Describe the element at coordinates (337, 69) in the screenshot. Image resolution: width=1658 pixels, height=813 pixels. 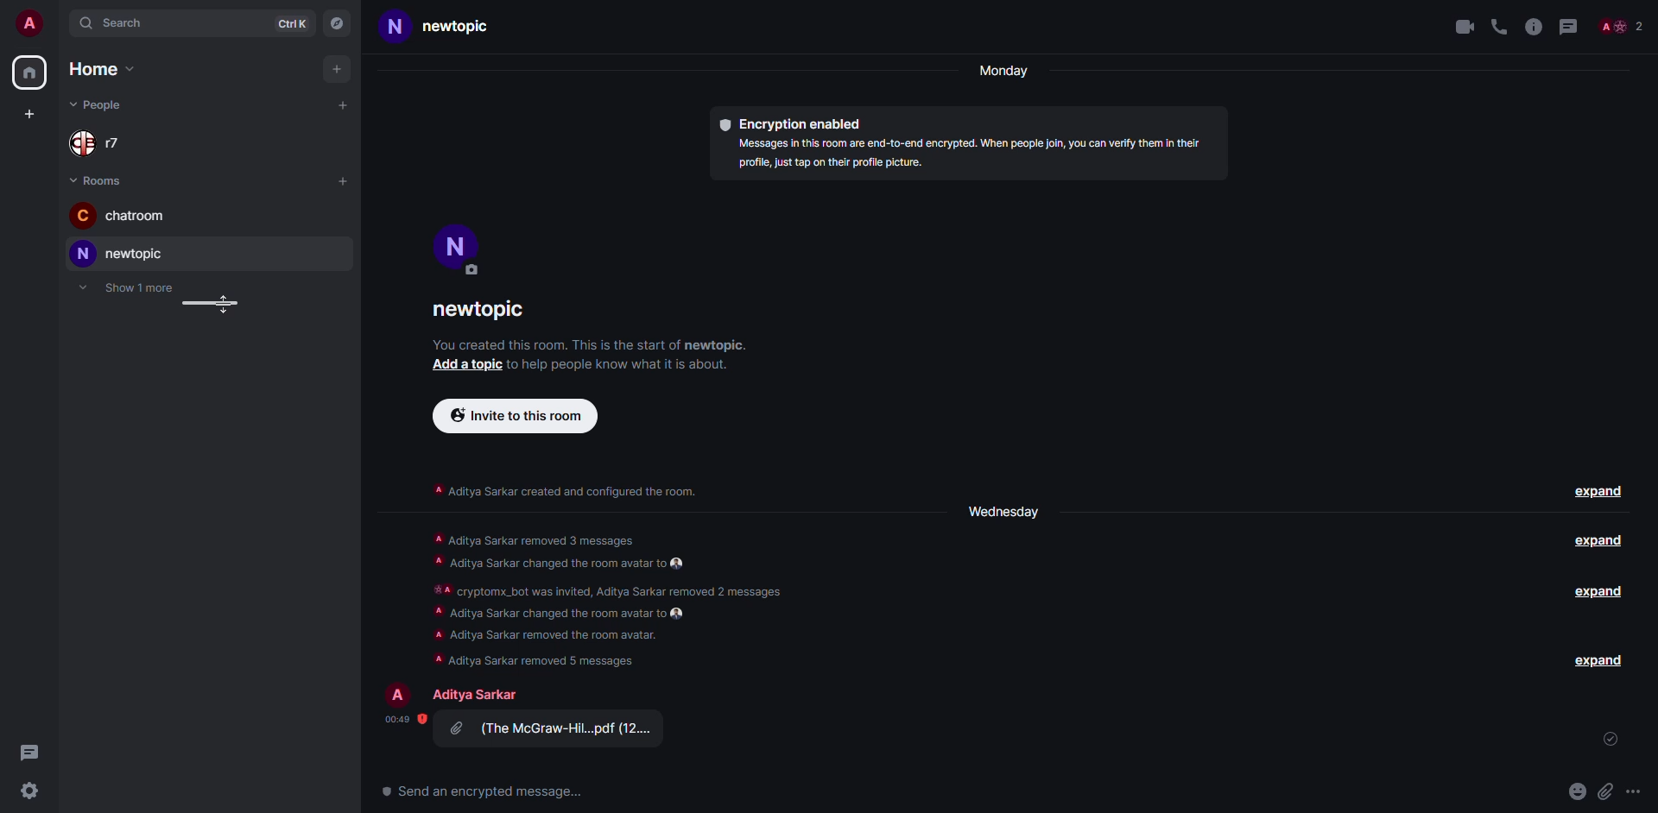
I see `add` at that location.